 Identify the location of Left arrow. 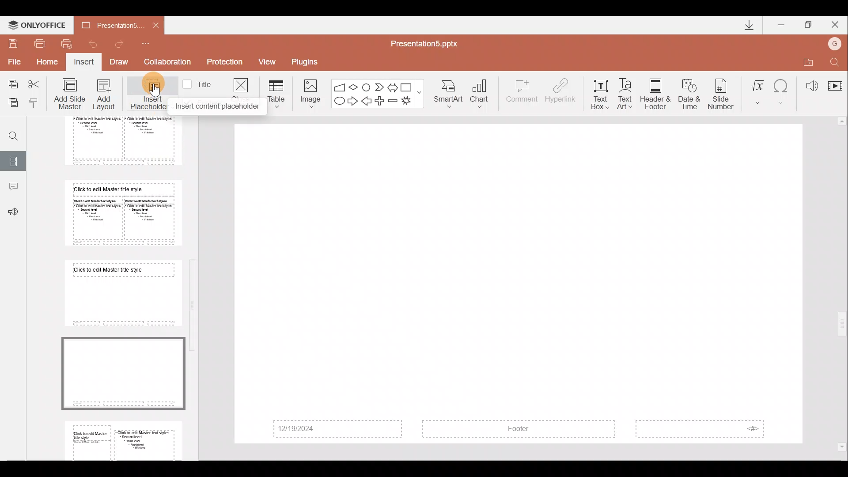
(367, 102).